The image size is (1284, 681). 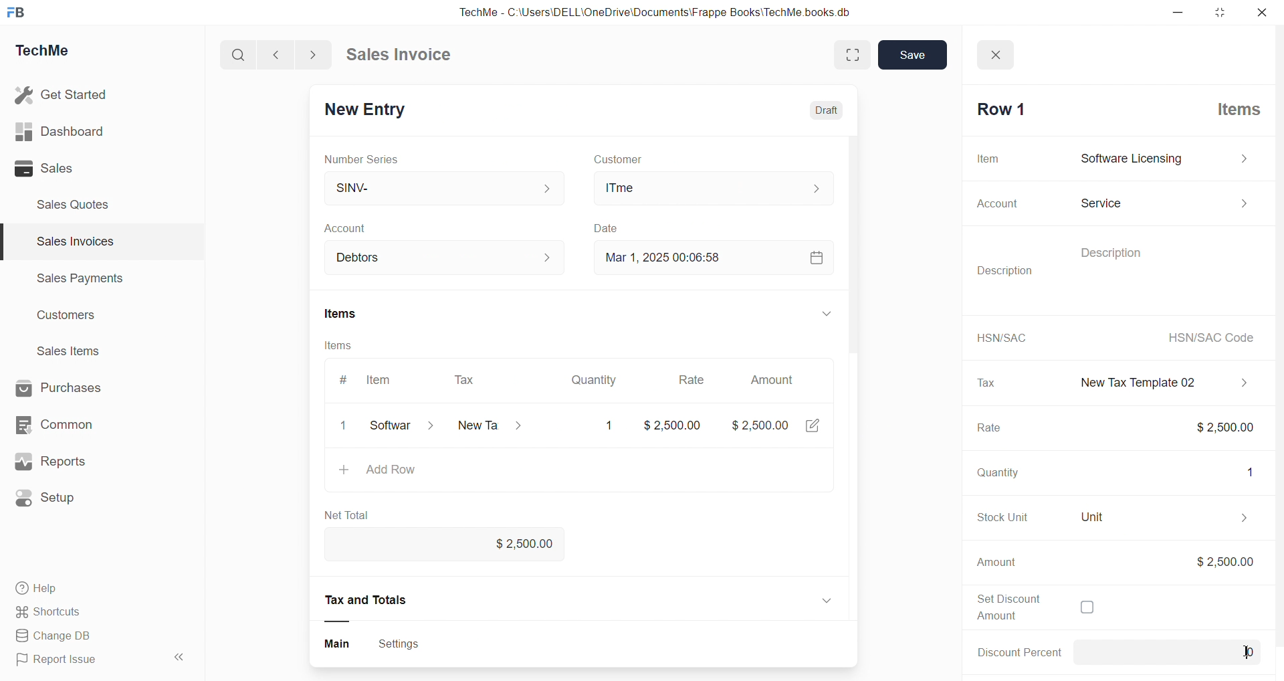 I want to click on 8 Sales, so click(x=47, y=168).